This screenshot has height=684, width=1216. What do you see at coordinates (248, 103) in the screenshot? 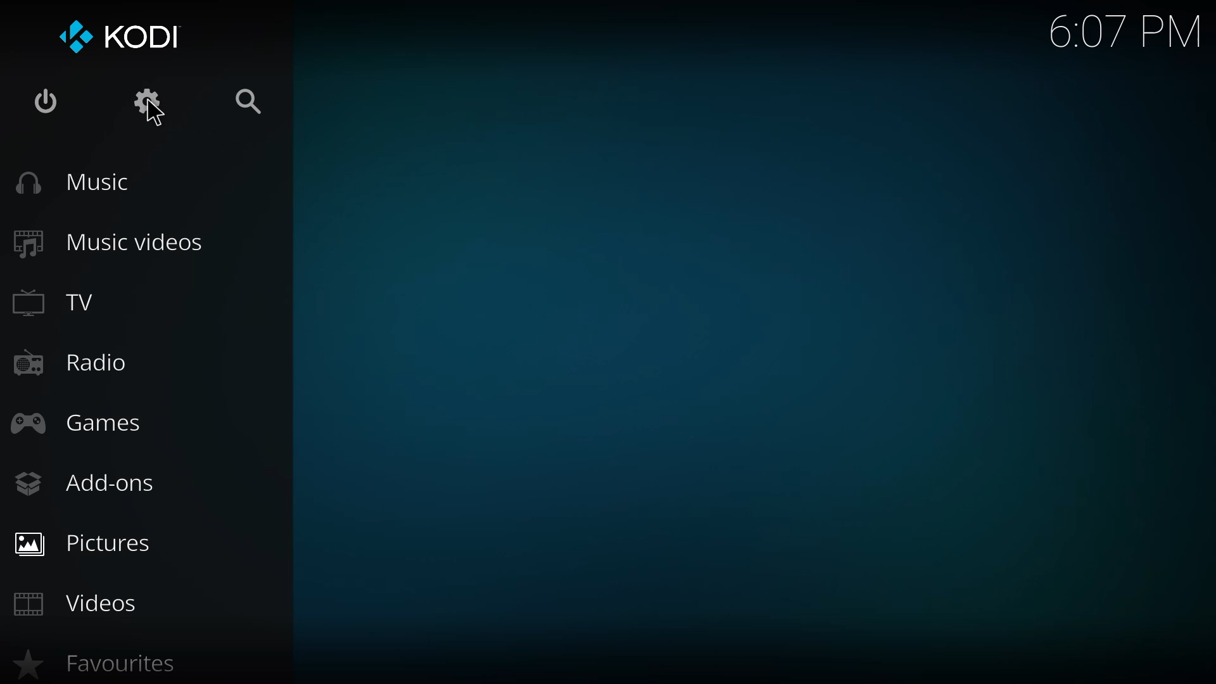
I see `search` at bounding box center [248, 103].